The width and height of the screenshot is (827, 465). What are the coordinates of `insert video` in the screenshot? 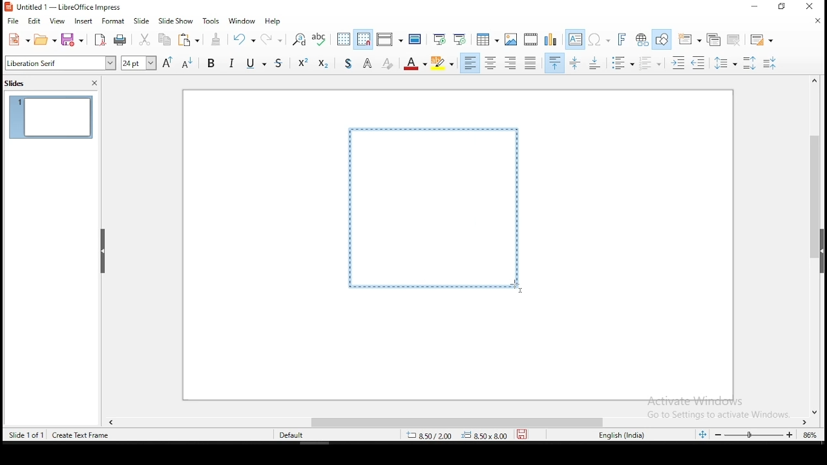 It's located at (530, 40).